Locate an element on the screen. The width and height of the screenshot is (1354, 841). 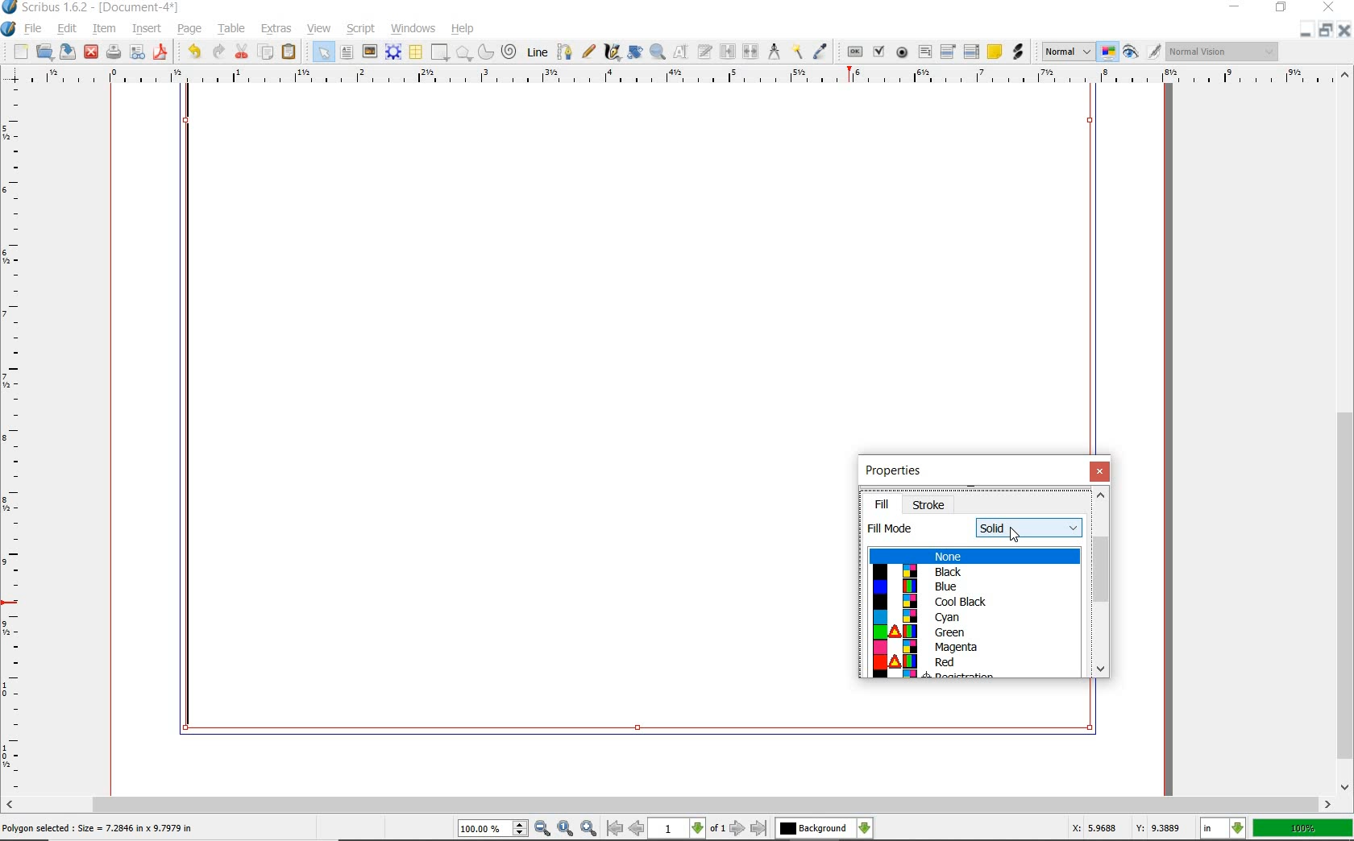
close is located at coordinates (1345, 30).